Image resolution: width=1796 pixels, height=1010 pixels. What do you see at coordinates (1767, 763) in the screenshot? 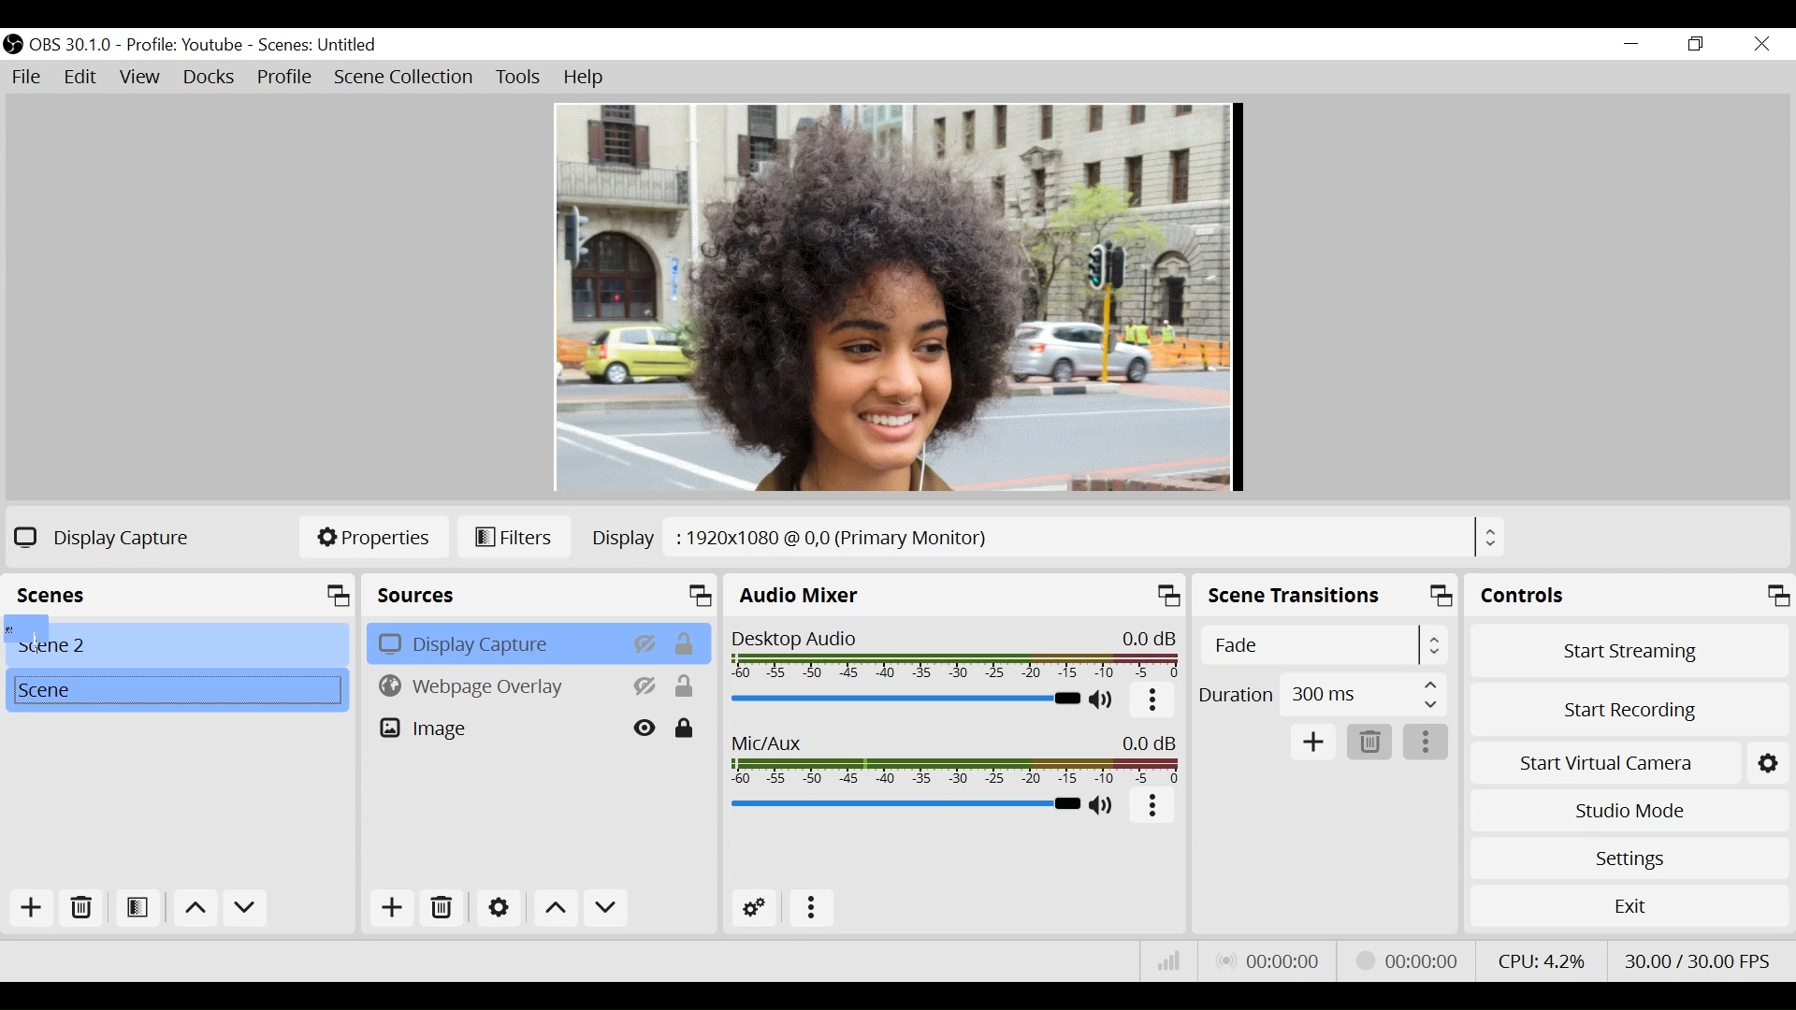
I see `Settings` at bounding box center [1767, 763].